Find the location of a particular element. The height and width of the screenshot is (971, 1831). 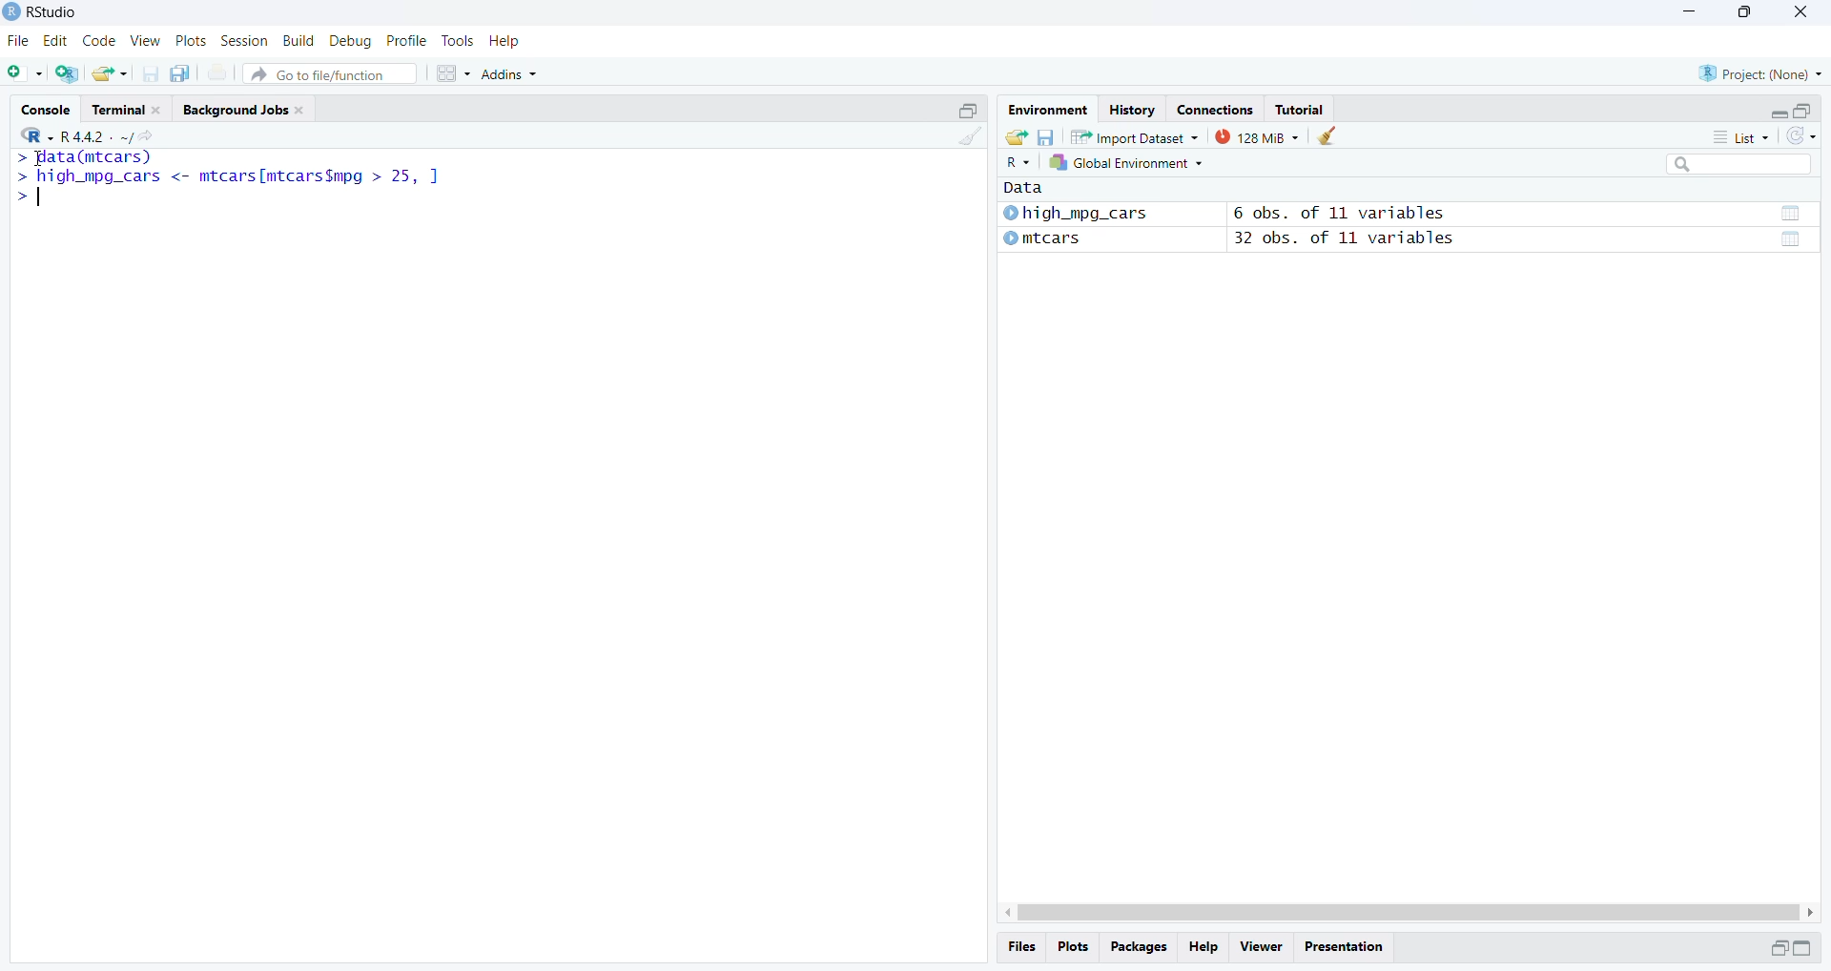

data is located at coordinates (1789, 214).